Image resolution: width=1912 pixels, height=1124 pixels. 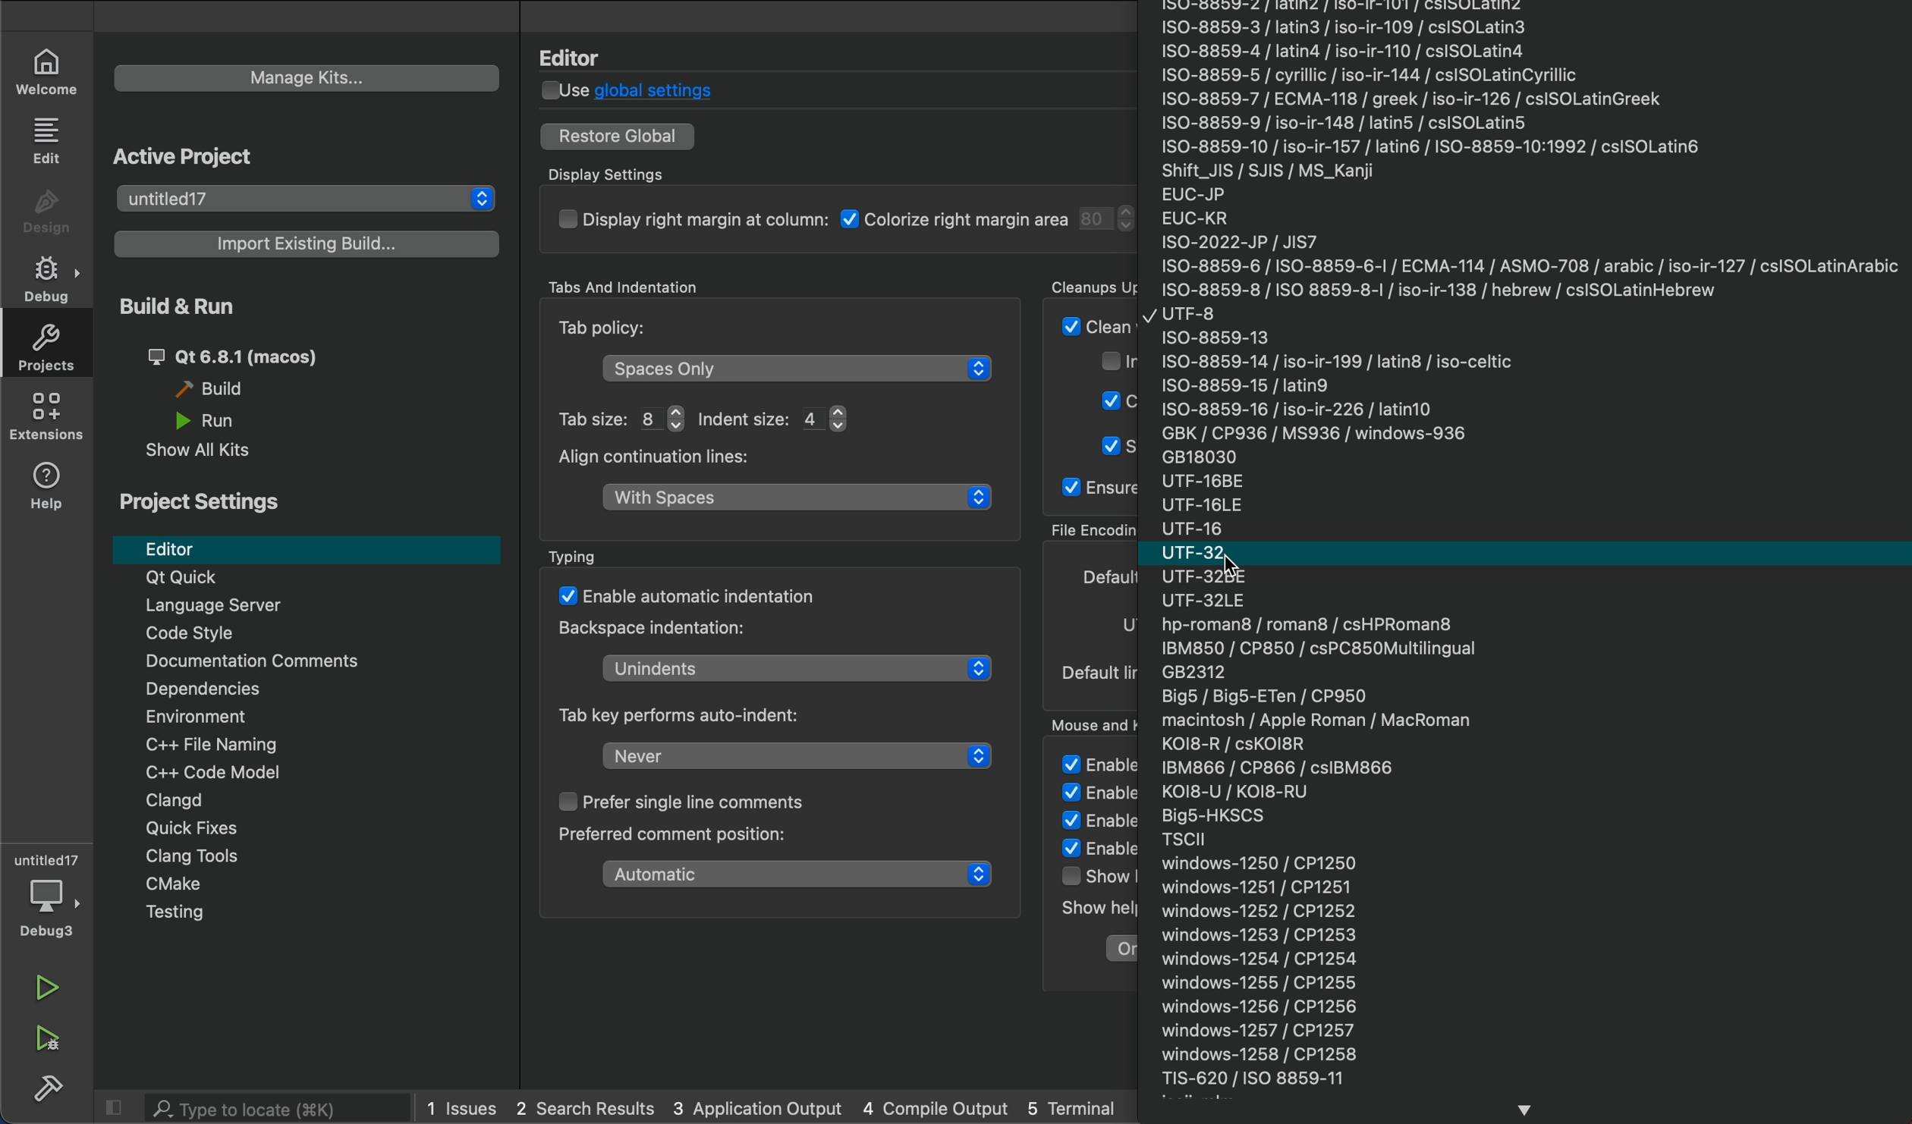 I want to click on , so click(x=222, y=422).